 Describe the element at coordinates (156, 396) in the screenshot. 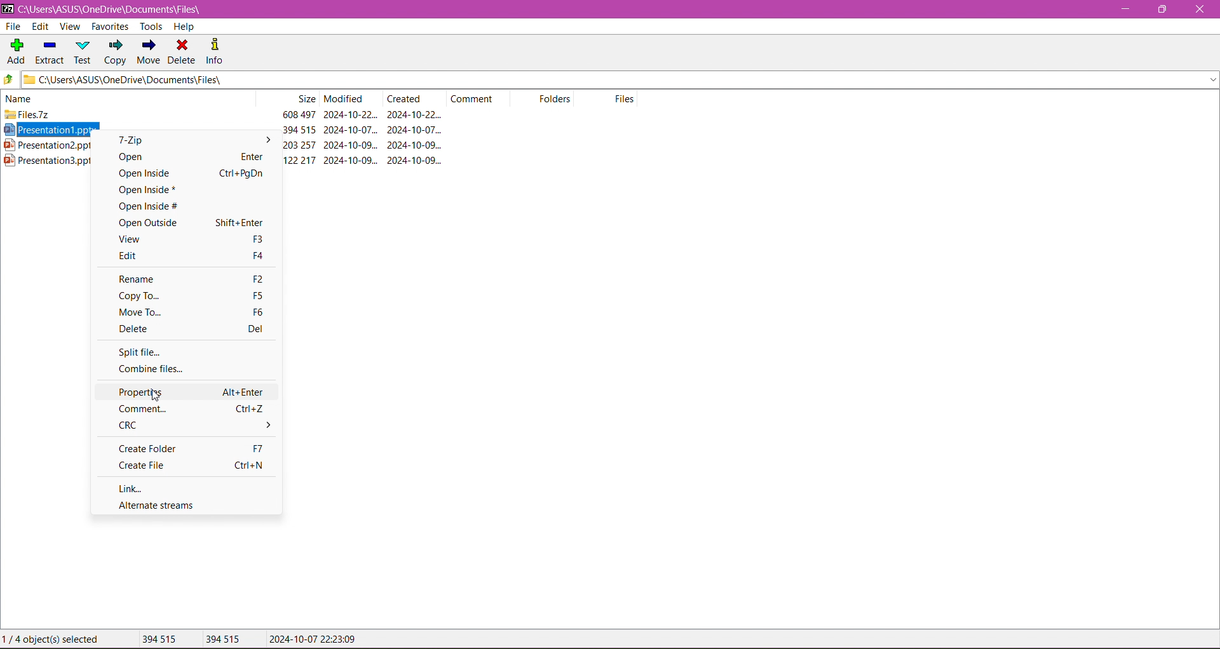

I see `cursor` at that location.